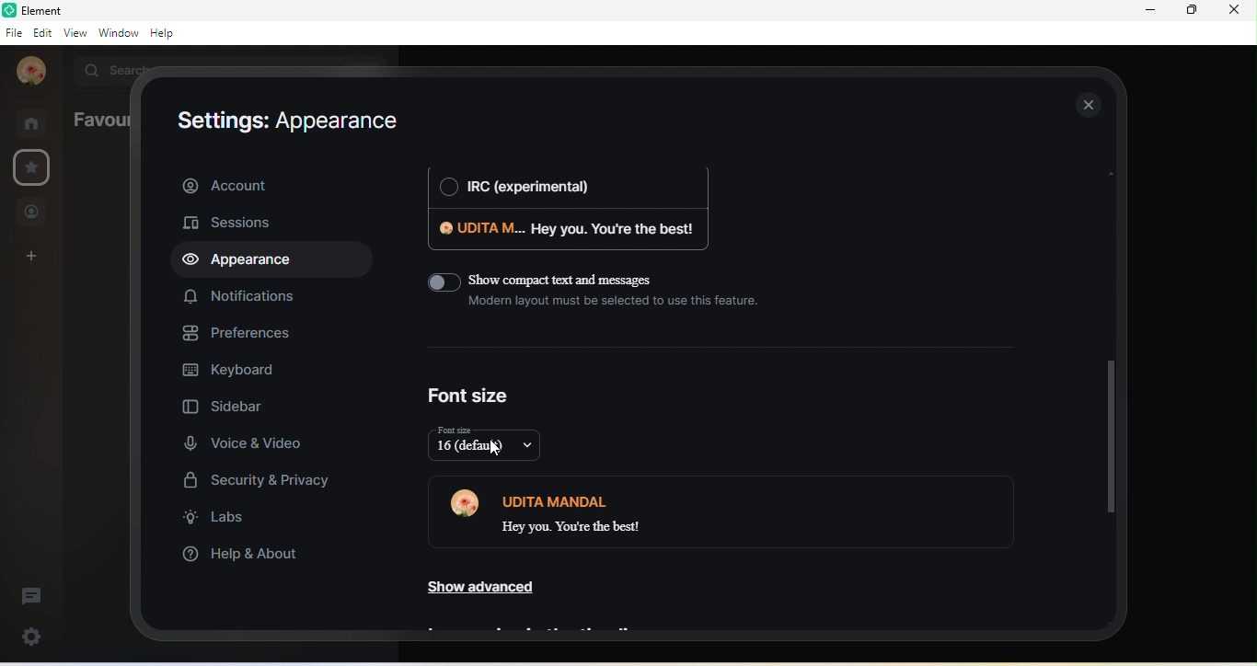  I want to click on sessions, so click(230, 224).